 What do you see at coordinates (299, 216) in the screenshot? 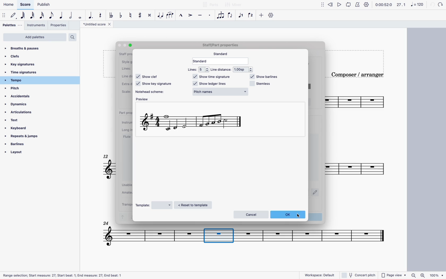
I see `cursor` at bounding box center [299, 216].